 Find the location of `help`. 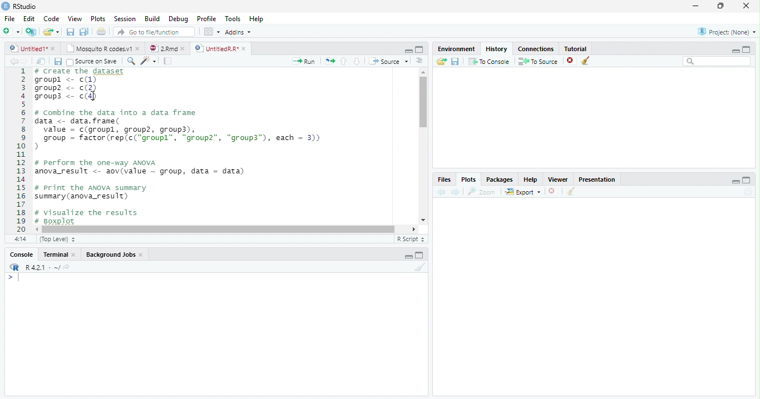

help is located at coordinates (531, 179).